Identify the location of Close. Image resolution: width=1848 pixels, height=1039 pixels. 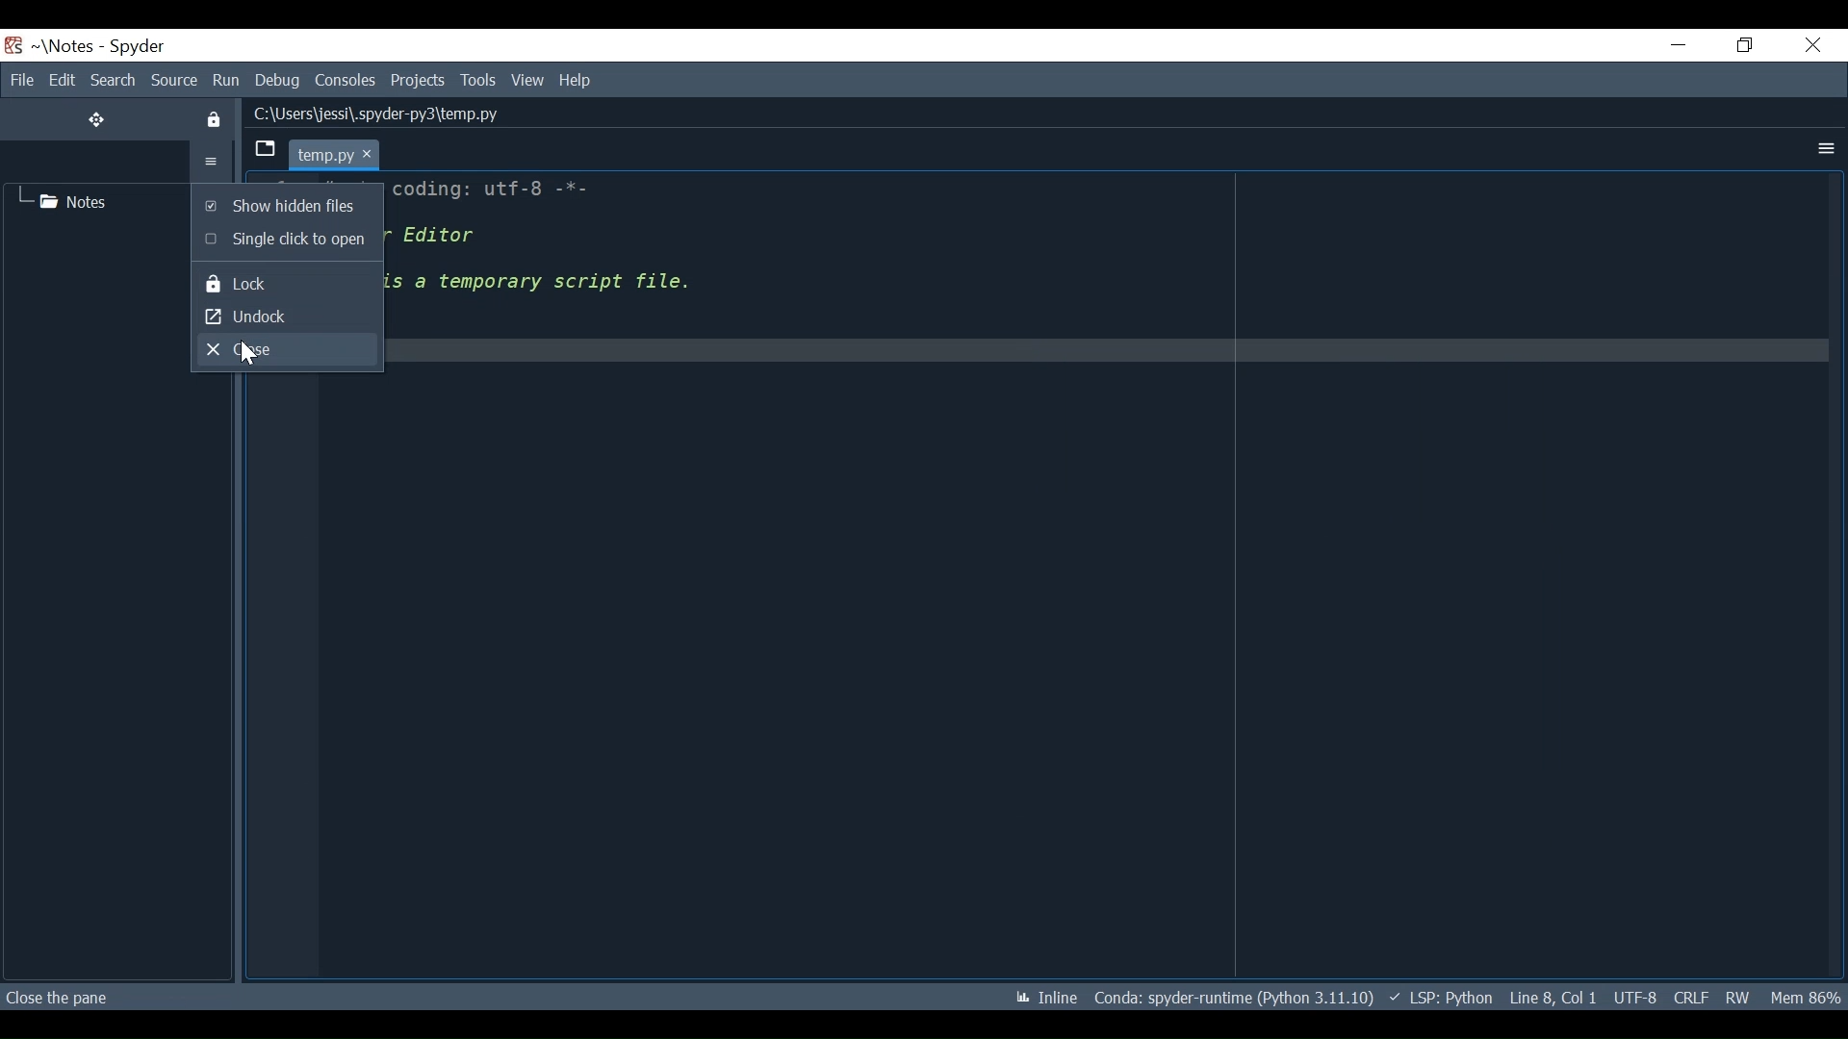
(285, 349).